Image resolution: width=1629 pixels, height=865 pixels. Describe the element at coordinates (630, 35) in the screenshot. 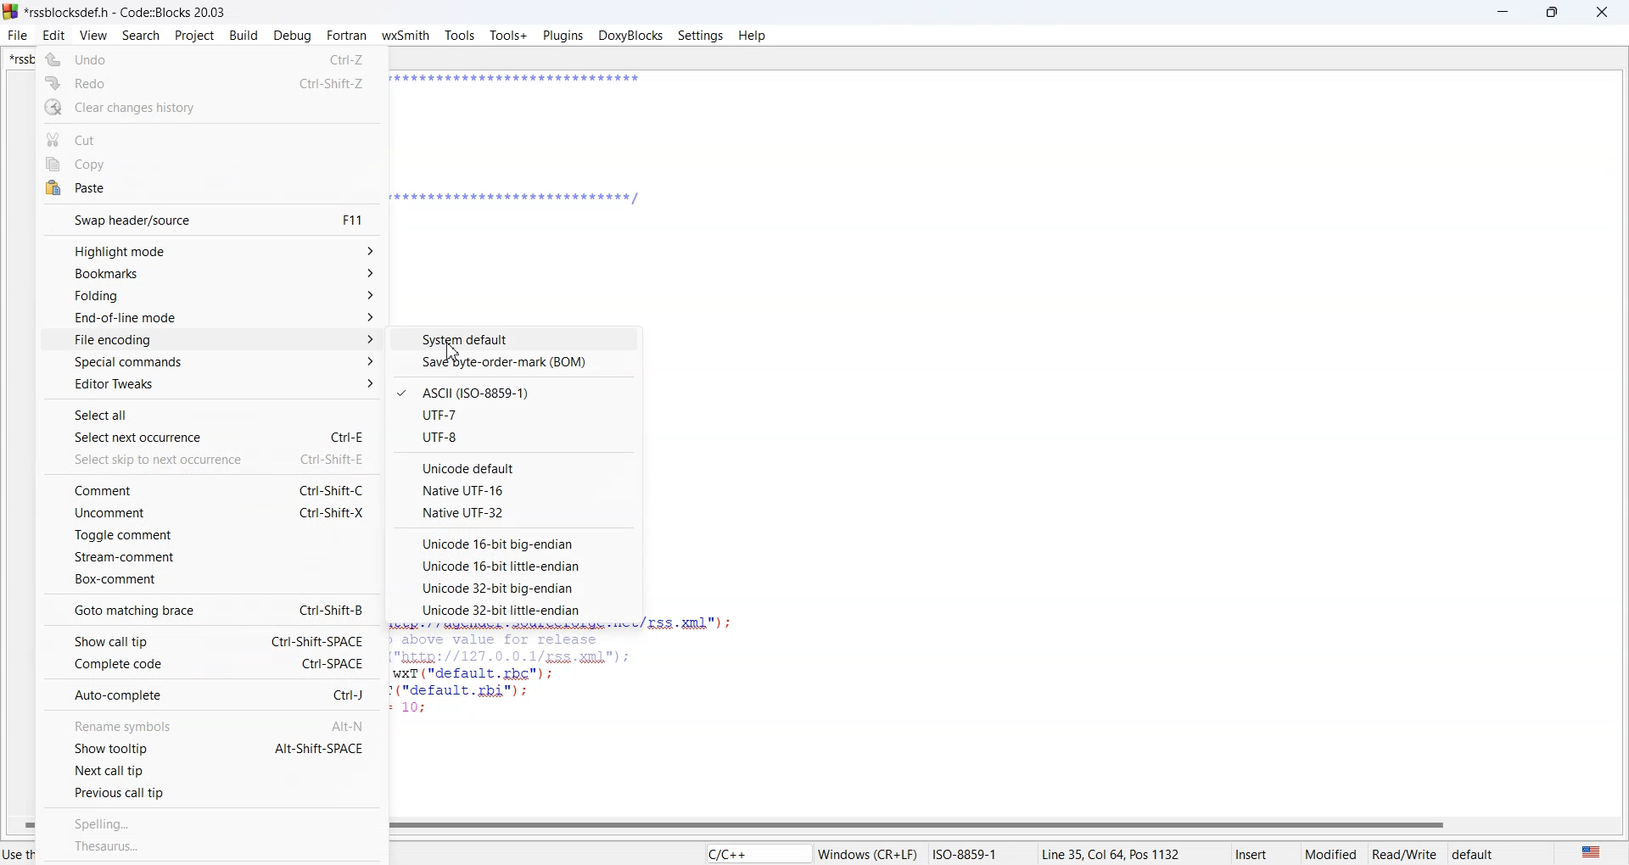

I see `Doxyblocks` at that location.